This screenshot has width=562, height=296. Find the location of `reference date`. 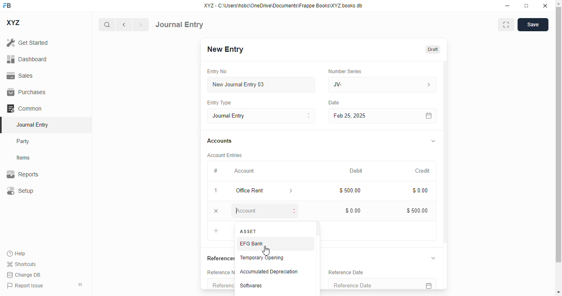

reference date is located at coordinates (366, 284).